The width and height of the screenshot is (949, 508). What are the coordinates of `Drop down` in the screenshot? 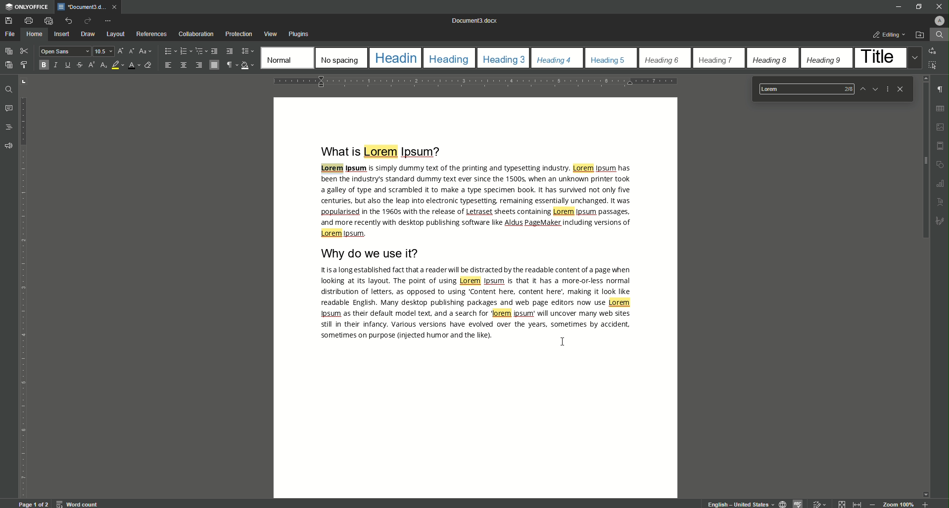 It's located at (913, 58).